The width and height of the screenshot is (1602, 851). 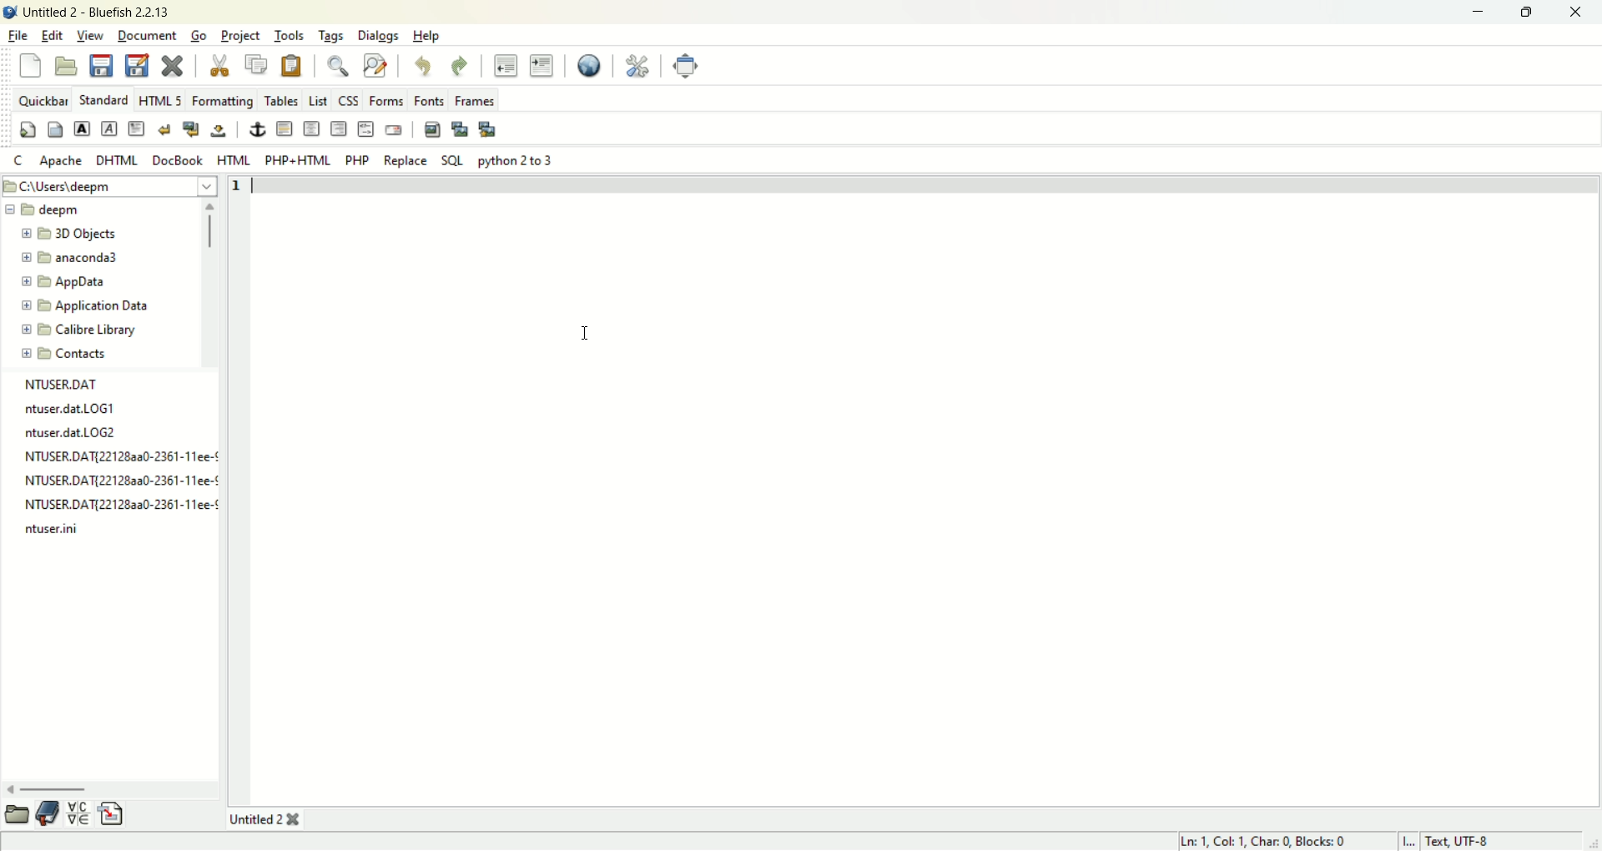 I want to click on cut, so click(x=219, y=61).